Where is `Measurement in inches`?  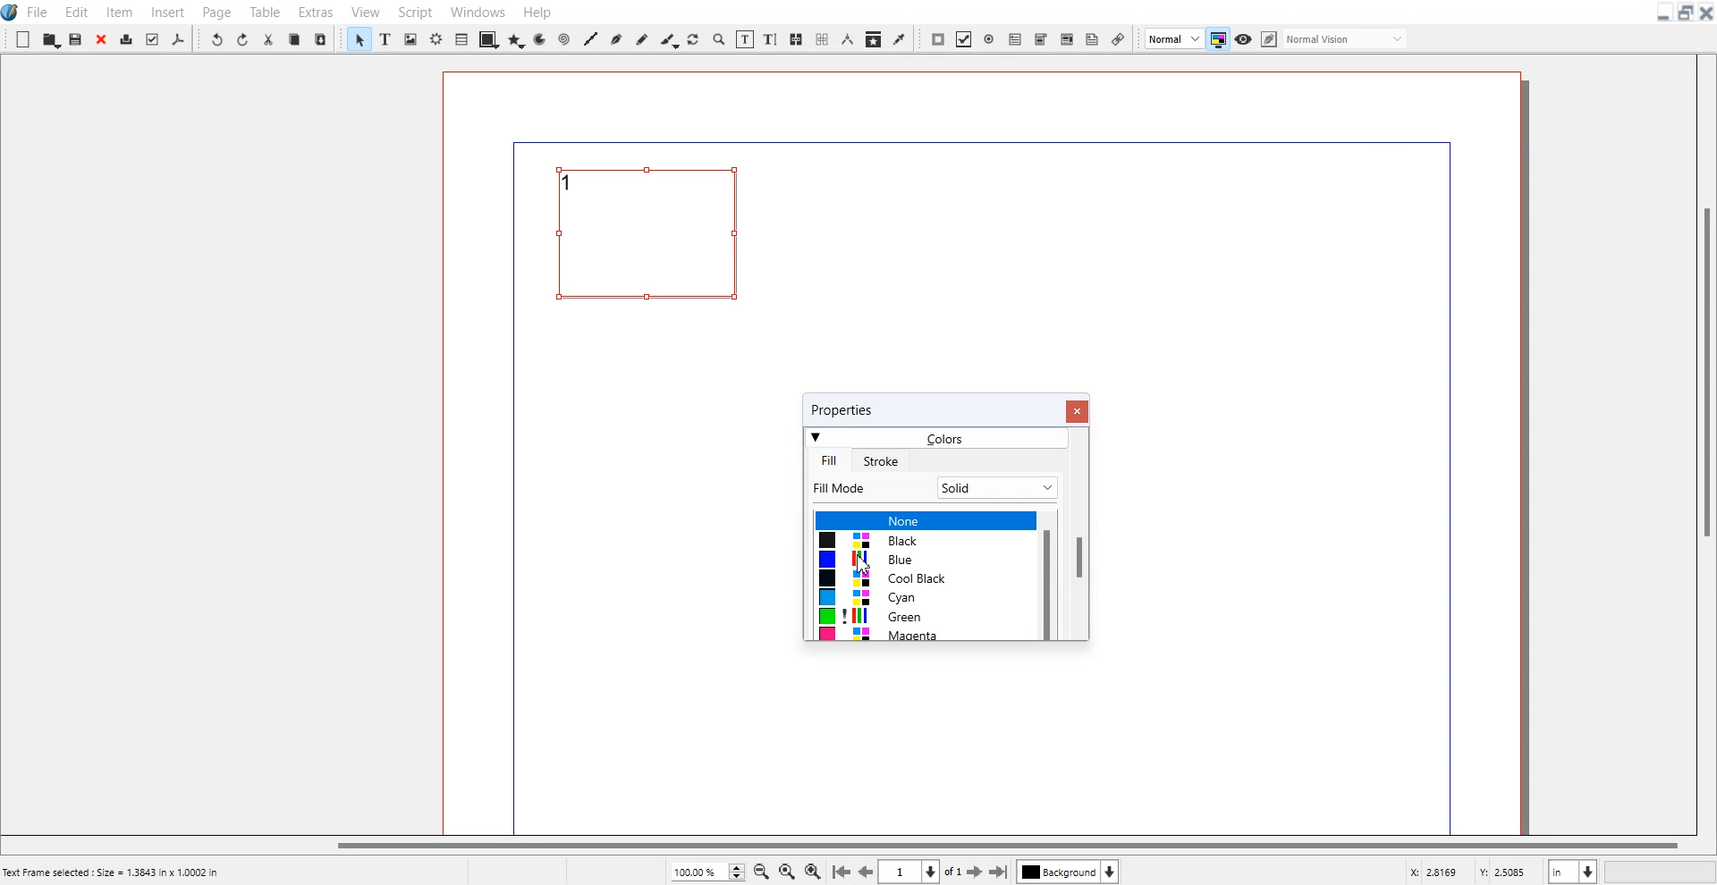
Measurement in inches is located at coordinates (1573, 871).